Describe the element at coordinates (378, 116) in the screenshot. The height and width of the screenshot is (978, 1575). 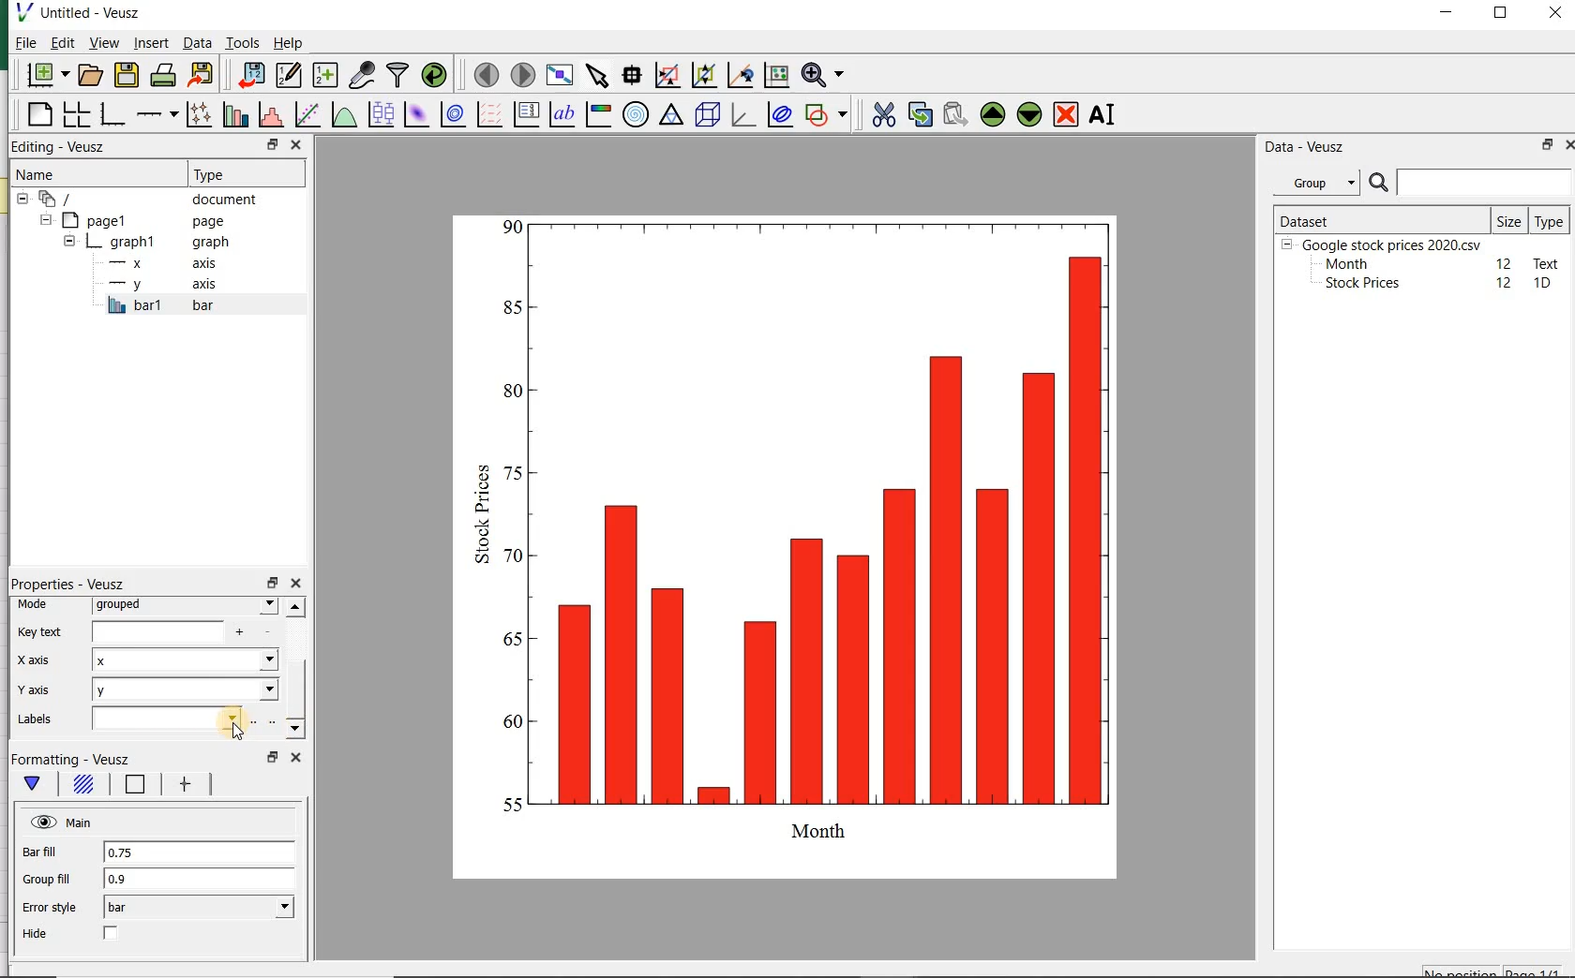
I see `plot box plots` at that location.